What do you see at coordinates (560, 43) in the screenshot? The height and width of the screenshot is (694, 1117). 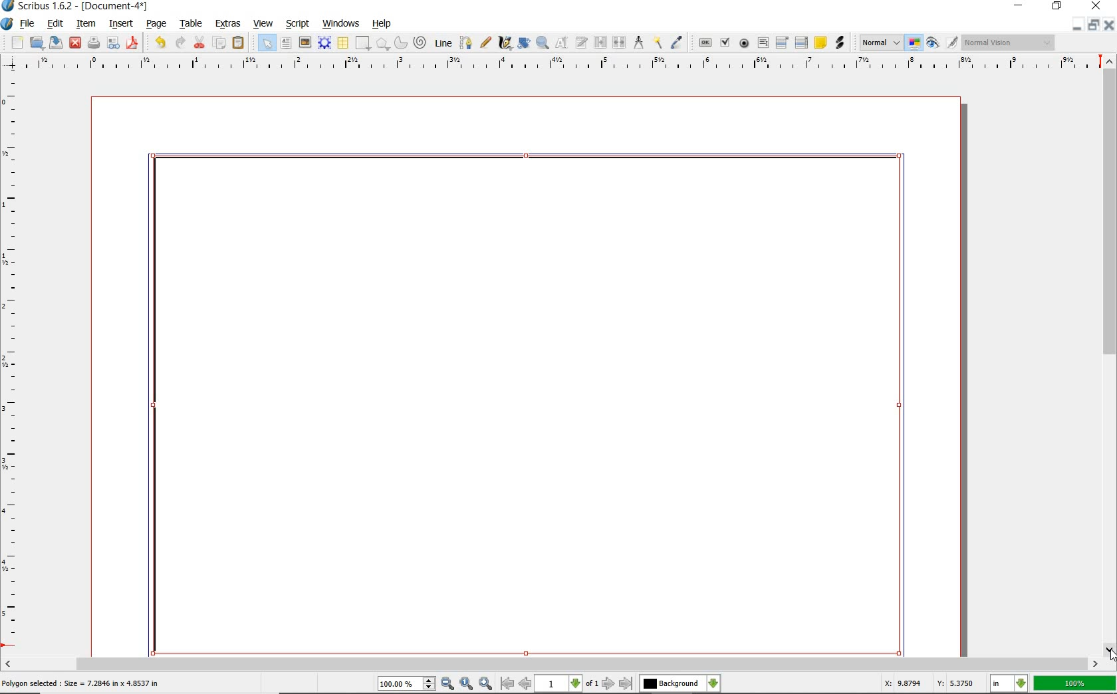 I see `edit contents of frame` at bounding box center [560, 43].